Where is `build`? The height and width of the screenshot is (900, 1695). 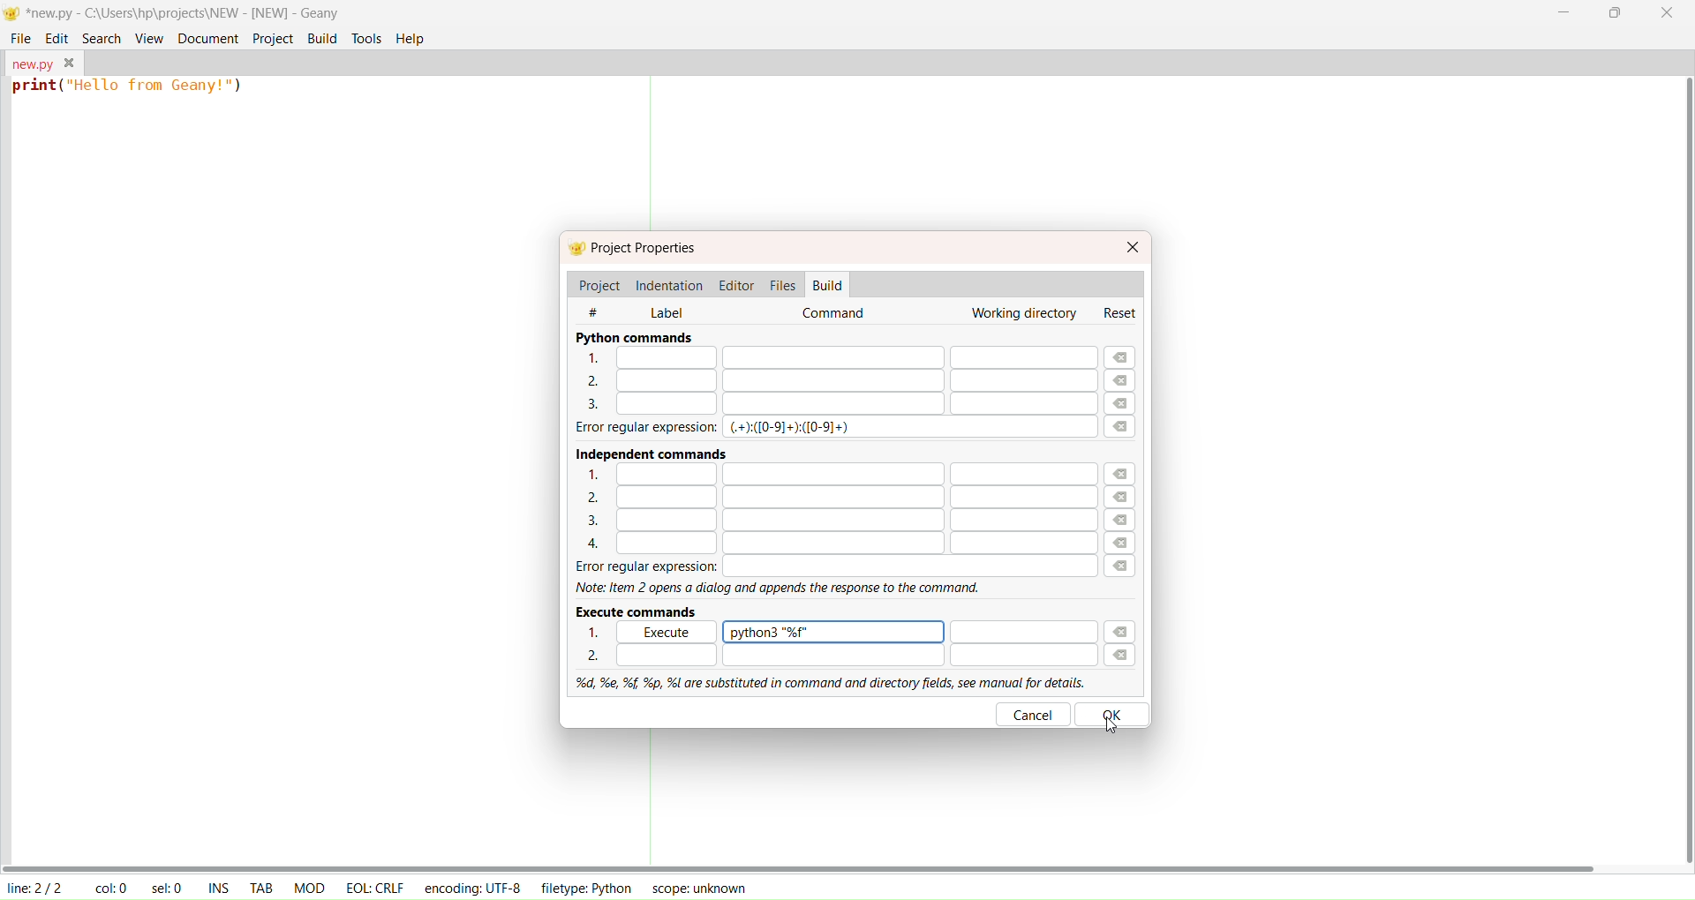
build is located at coordinates (829, 285).